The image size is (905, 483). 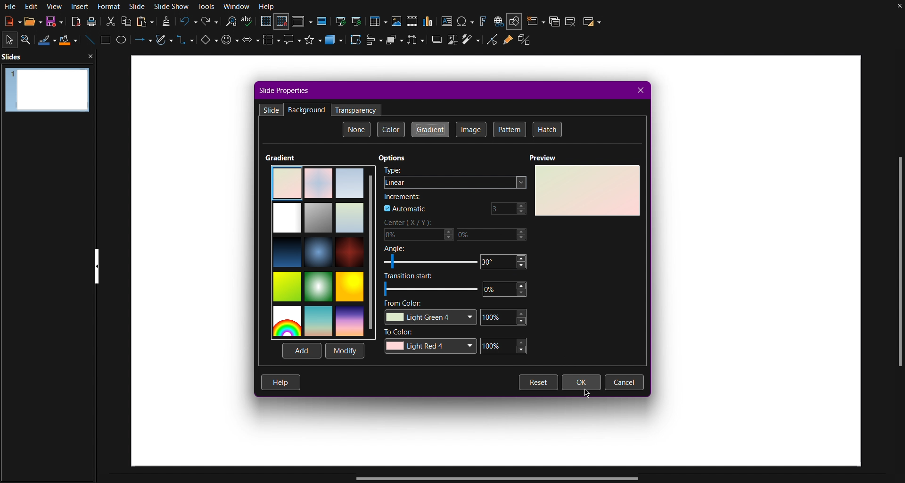 I want to click on Transition start, so click(x=458, y=286).